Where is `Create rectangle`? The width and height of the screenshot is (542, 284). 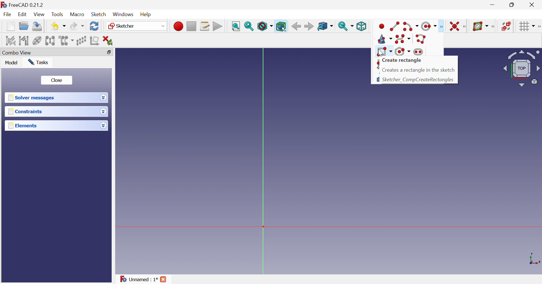 Create rectangle is located at coordinates (384, 51).